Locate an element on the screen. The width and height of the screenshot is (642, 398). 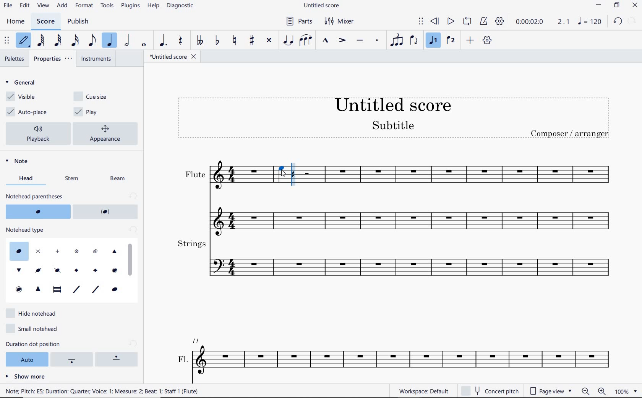
AUGMENTATION DOT is located at coordinates (163, 41).